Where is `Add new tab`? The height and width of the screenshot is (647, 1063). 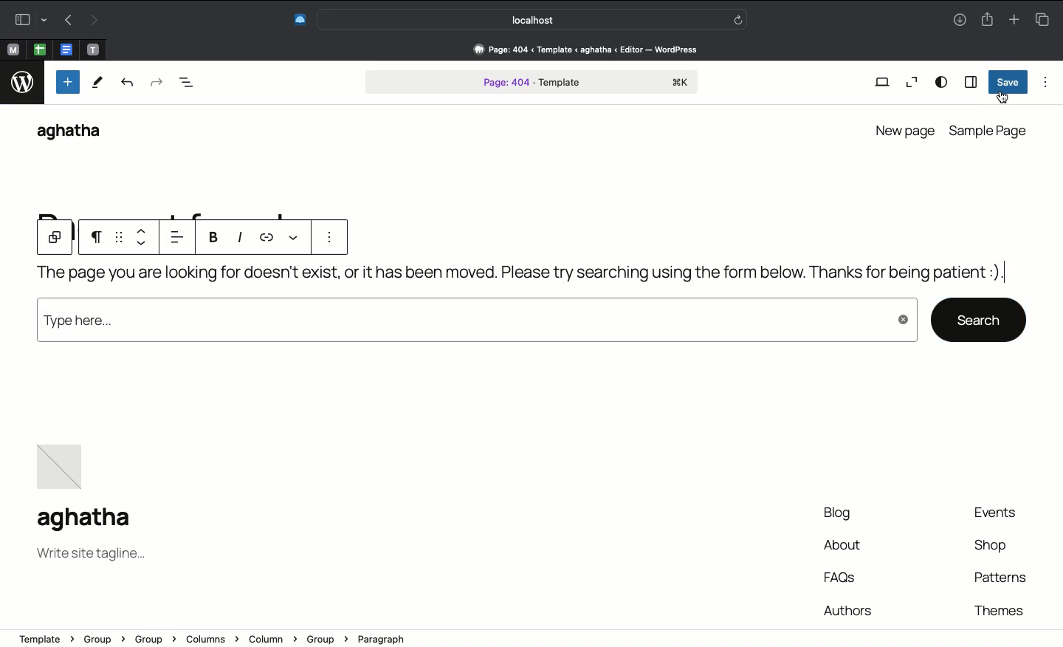 Add new tab is located at coordinates (1014, 17).